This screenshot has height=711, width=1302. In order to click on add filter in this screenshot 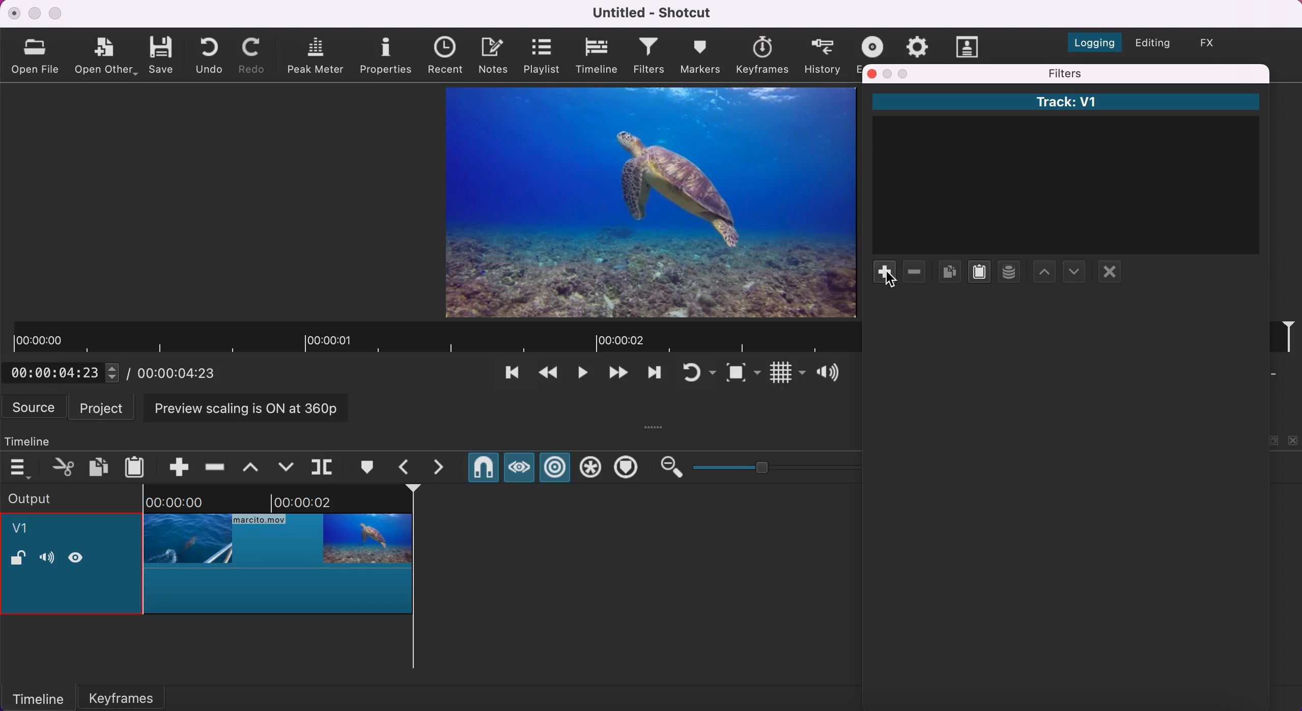, I will do `click(881, 273)`.